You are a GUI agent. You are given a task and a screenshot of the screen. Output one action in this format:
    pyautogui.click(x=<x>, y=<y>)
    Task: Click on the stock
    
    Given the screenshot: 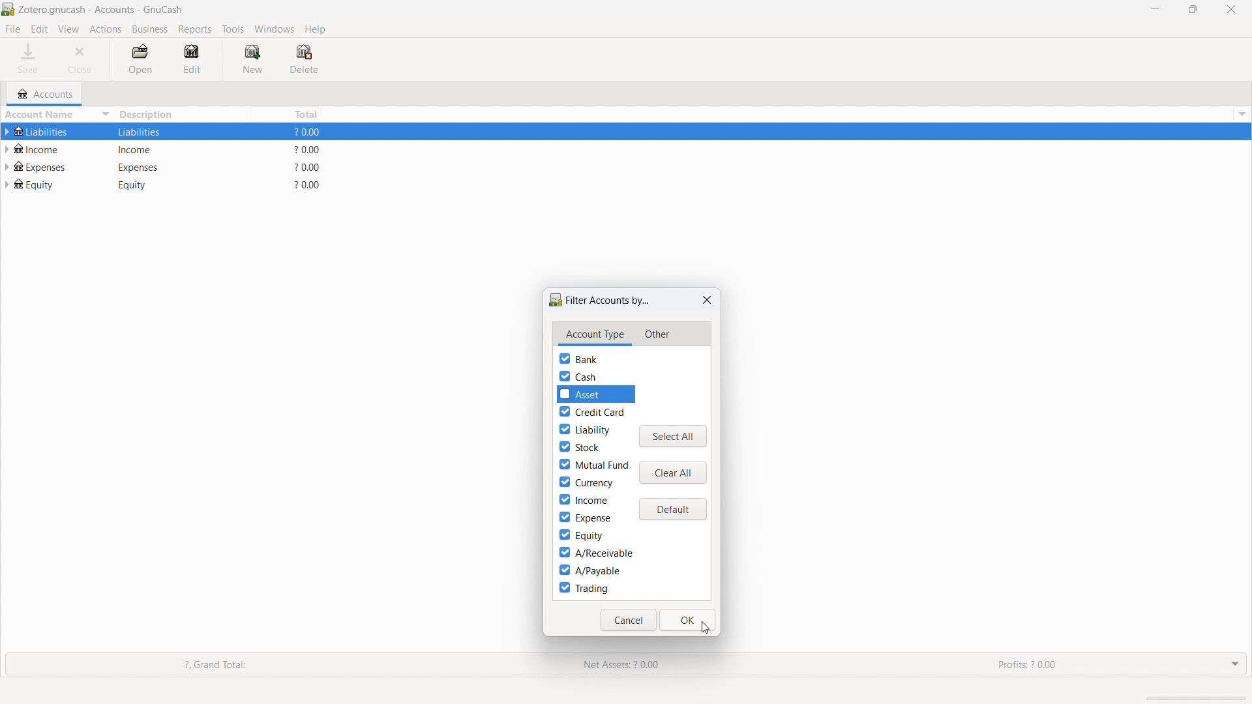 What is the action you would take?
    pyautogui.click(x=579, y=446)
    